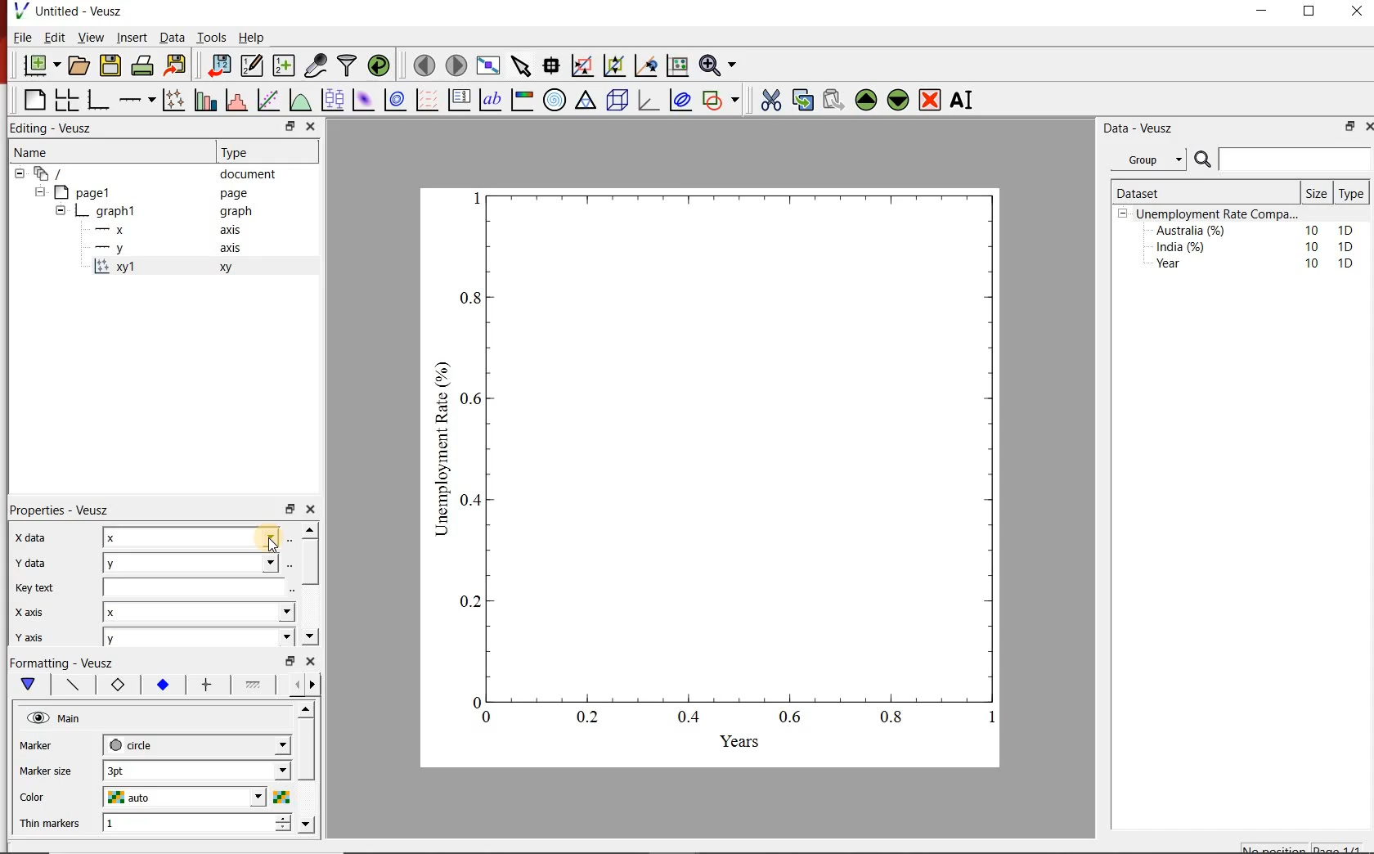 This screenshot has width=1374, height=854. What do you see at coordinates (194, 769) in the screenshot?
I see `1 pt` at bounding box center [194, 769].